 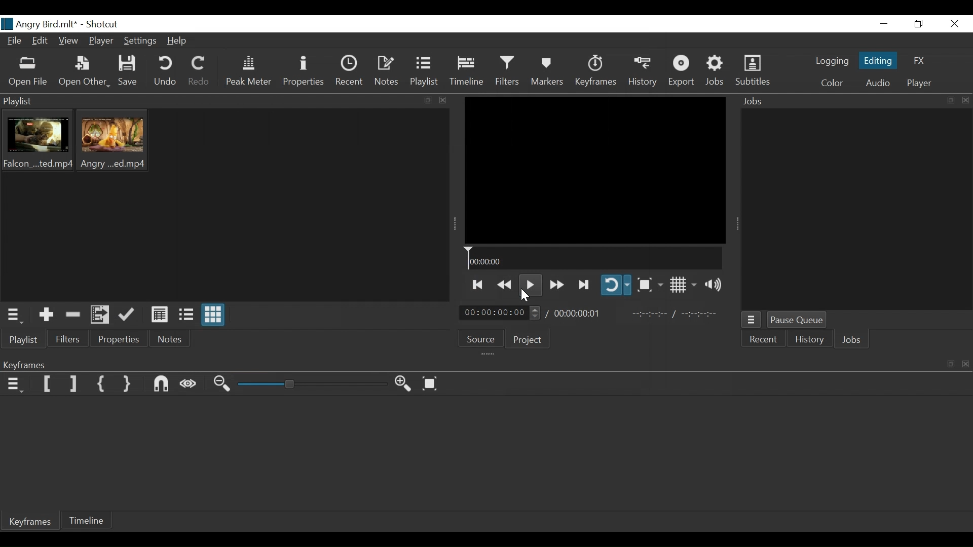 I want to click on Media Viewer, so click(x=598, y=171).